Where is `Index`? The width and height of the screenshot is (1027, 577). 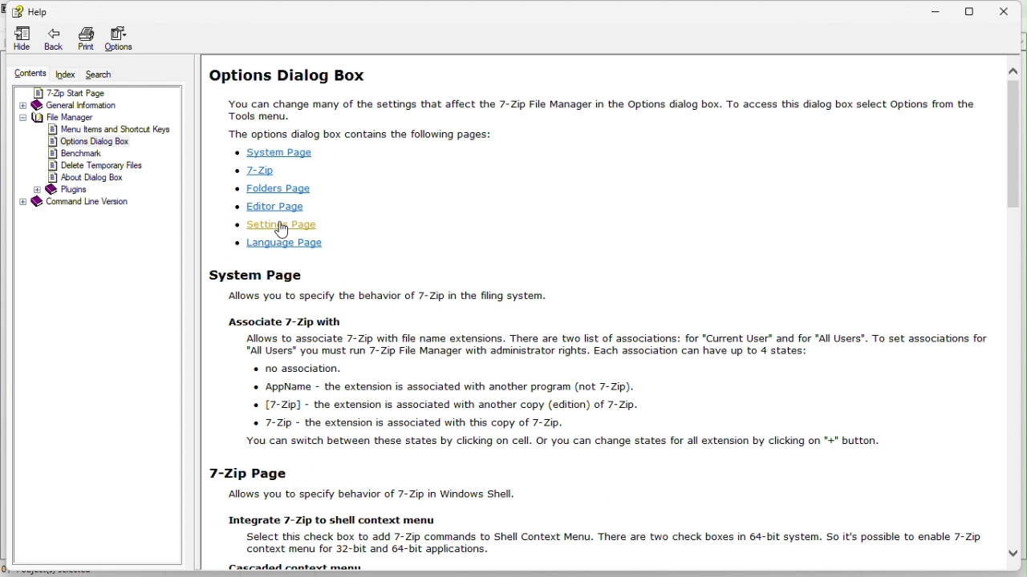 Index is located at coordinates (67, 75).